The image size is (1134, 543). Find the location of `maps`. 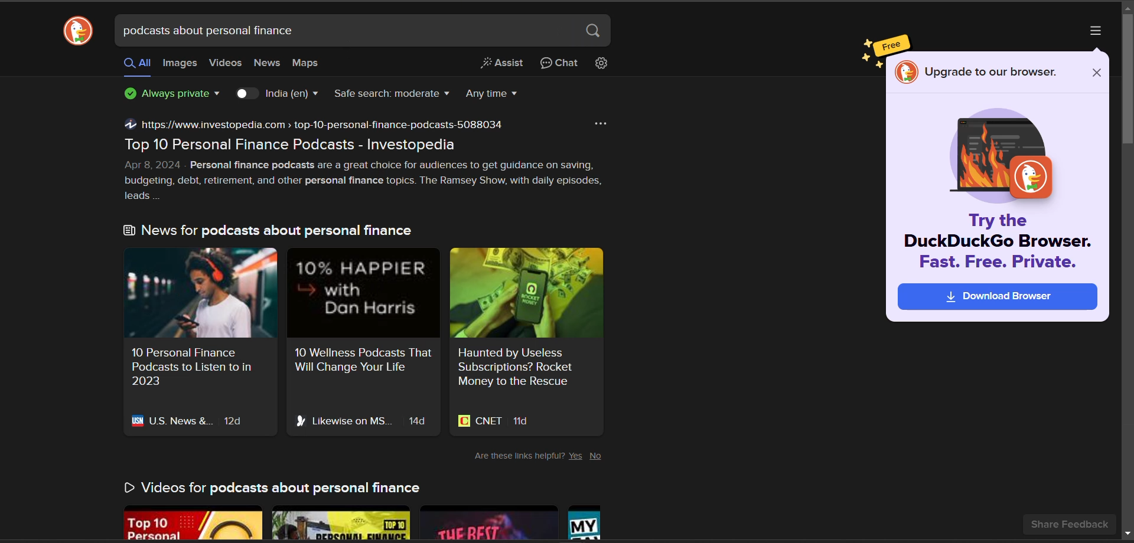

maps is located at coordinates (307, 64).